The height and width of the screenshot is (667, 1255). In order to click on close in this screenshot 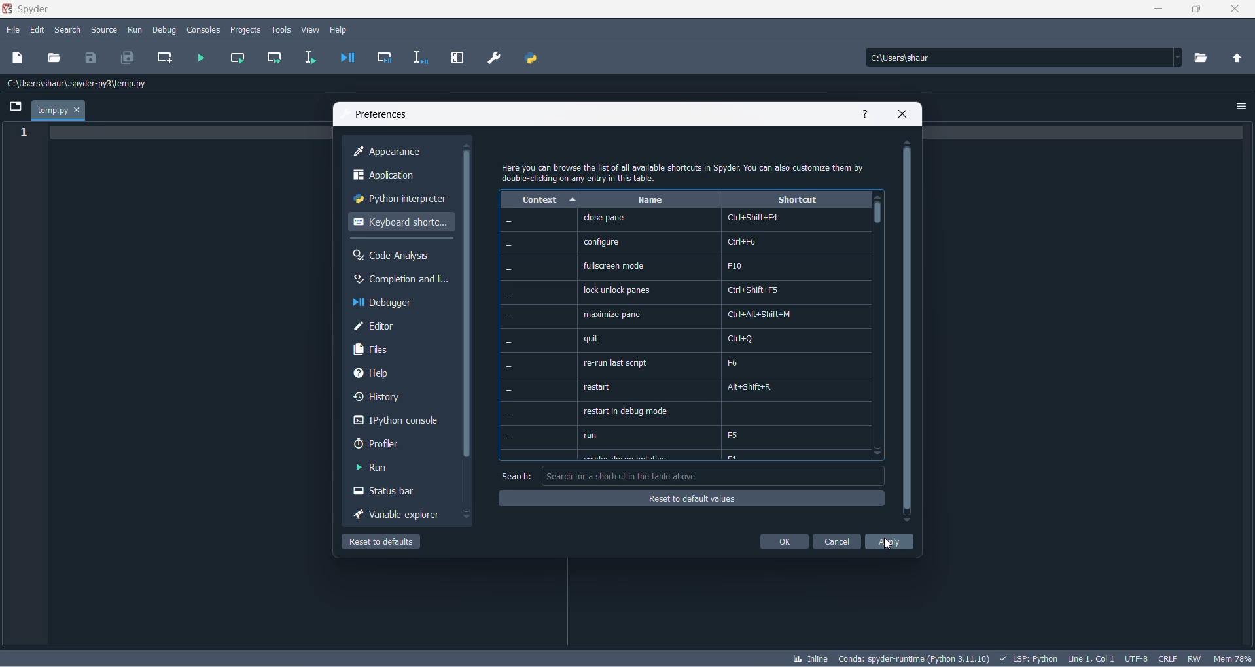, I will do `click(904, 115)`.